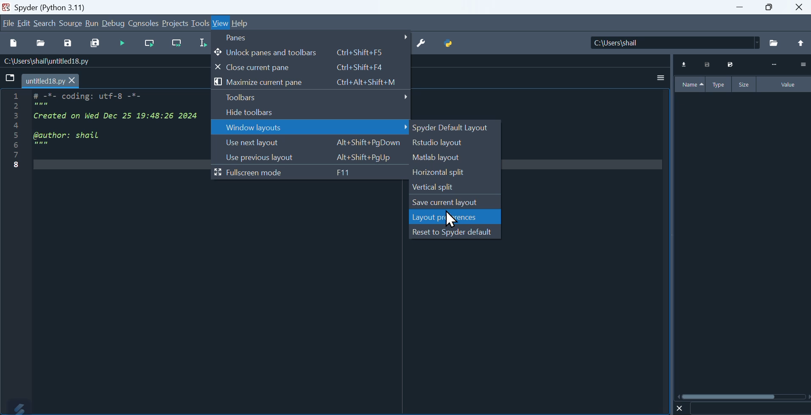 The height and width of the screenshot is (415, 811). I want to click on w == Coding. ULT=0 ==Created on Wed Dec 25 19:48:26 2024 @author: shail, so click(106, 137).